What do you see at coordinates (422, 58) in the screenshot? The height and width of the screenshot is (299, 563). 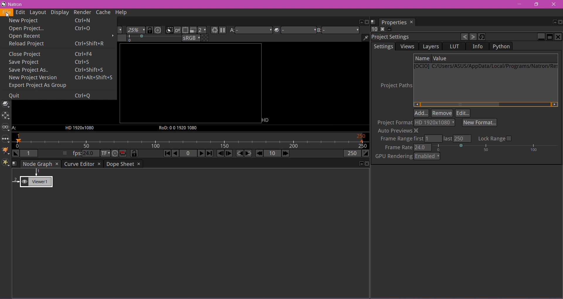 I see `Name` at bounding box center [422, 58].